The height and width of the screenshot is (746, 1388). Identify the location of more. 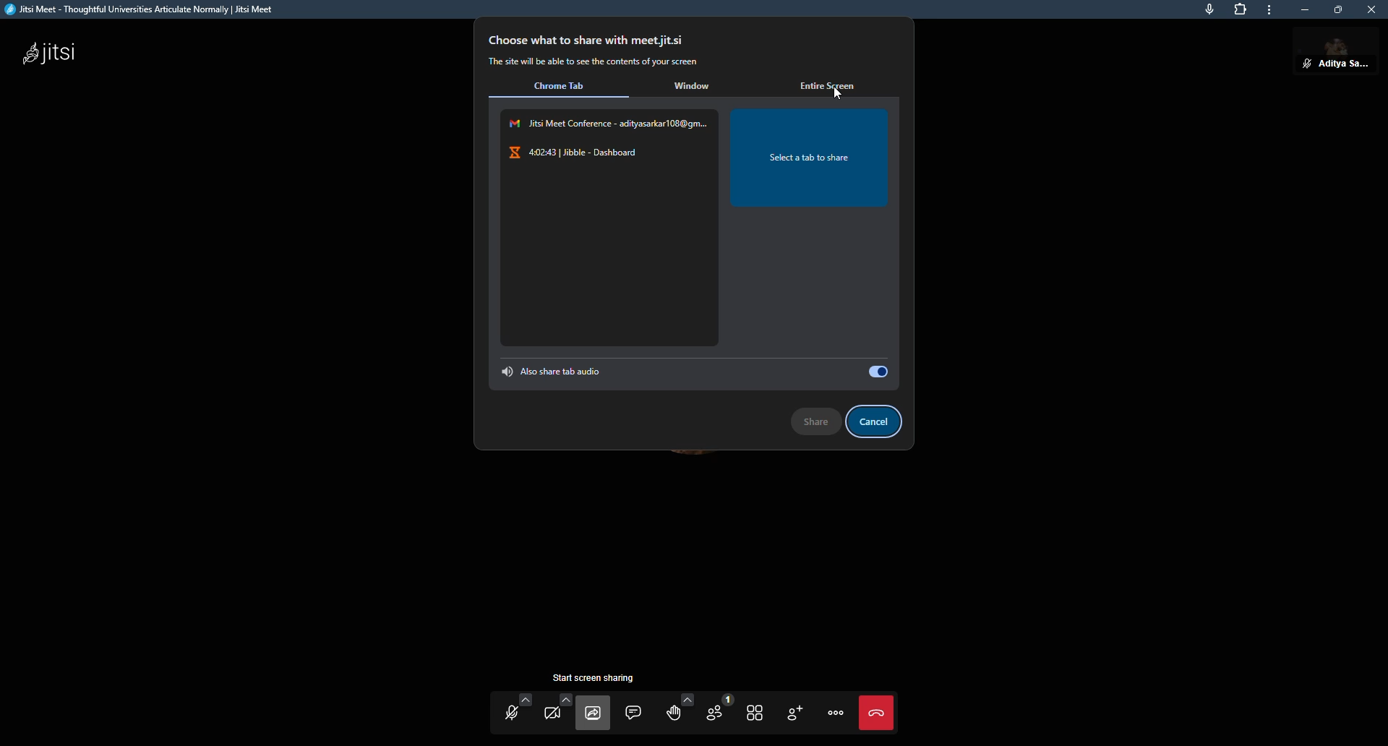
(1269, 10).